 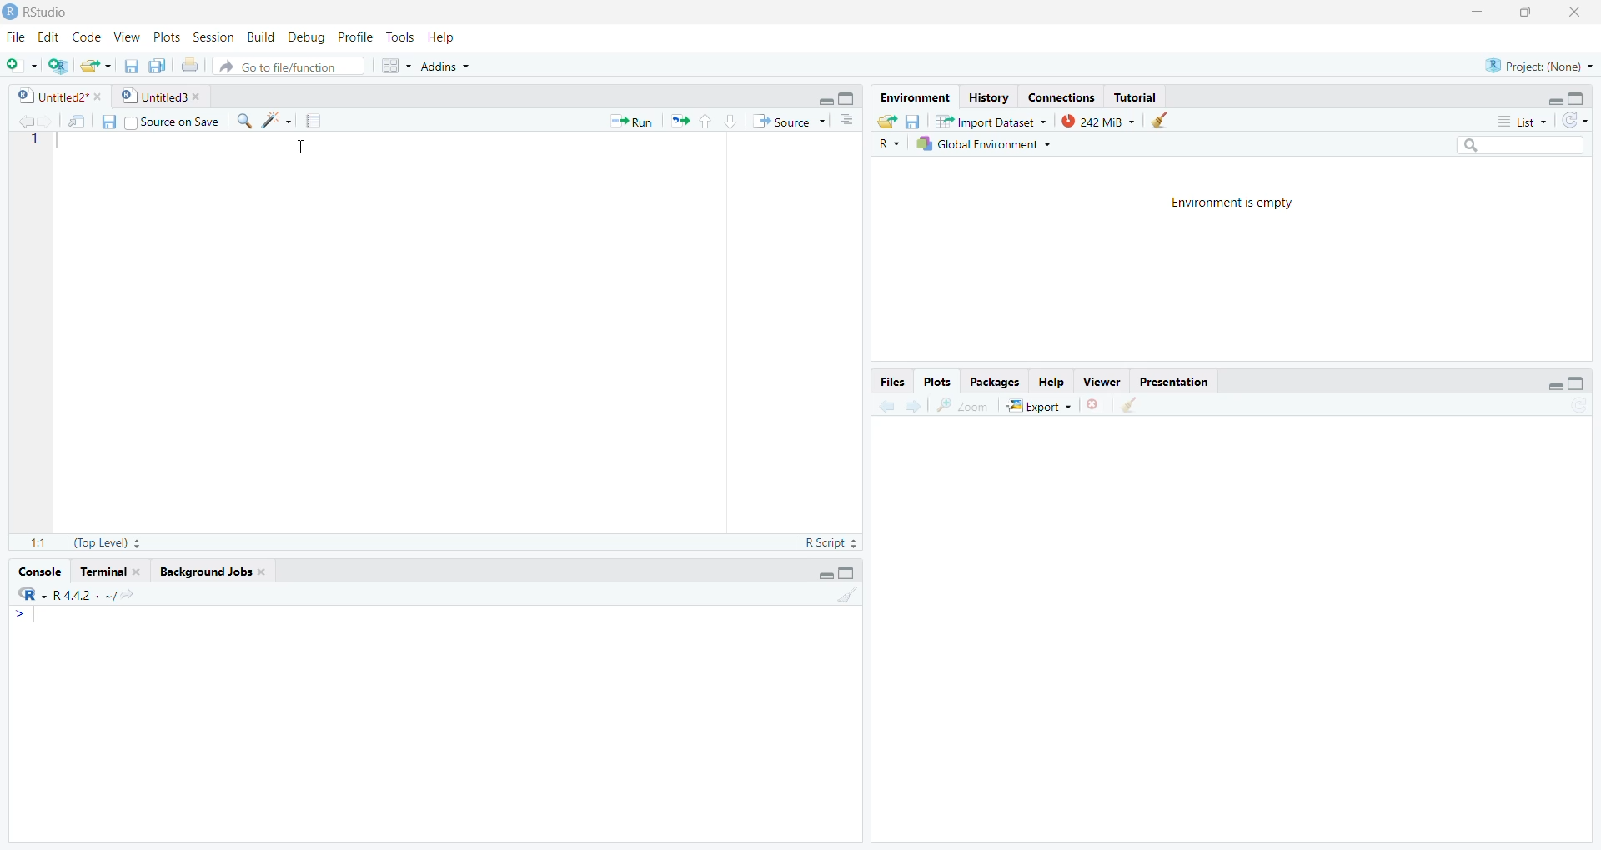 What do you see at coordinates (823, 99) in the screenshot?
I see `minimize` at bounding box center [823, 99].